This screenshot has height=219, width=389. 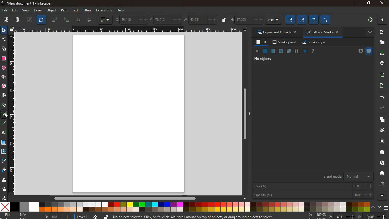 What do you see at coordinates (381, 86) in the screenshot?
I see `send` at bounding box center [381, 86].